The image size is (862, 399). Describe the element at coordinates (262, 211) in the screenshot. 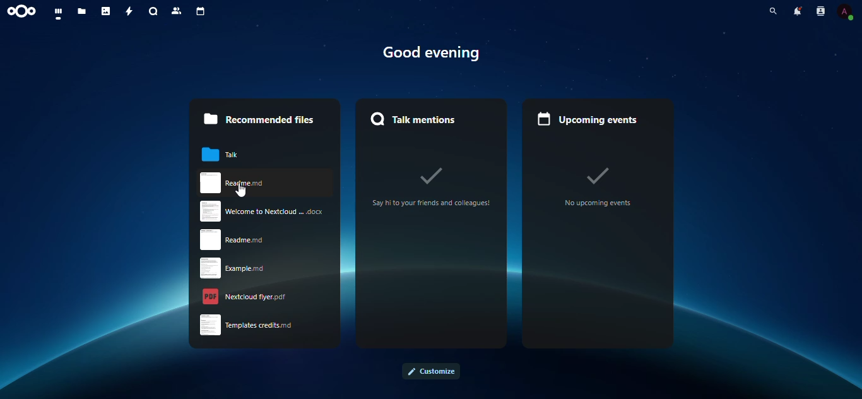

I see `‘Welcome to Nextdoud ... docx` at that location.